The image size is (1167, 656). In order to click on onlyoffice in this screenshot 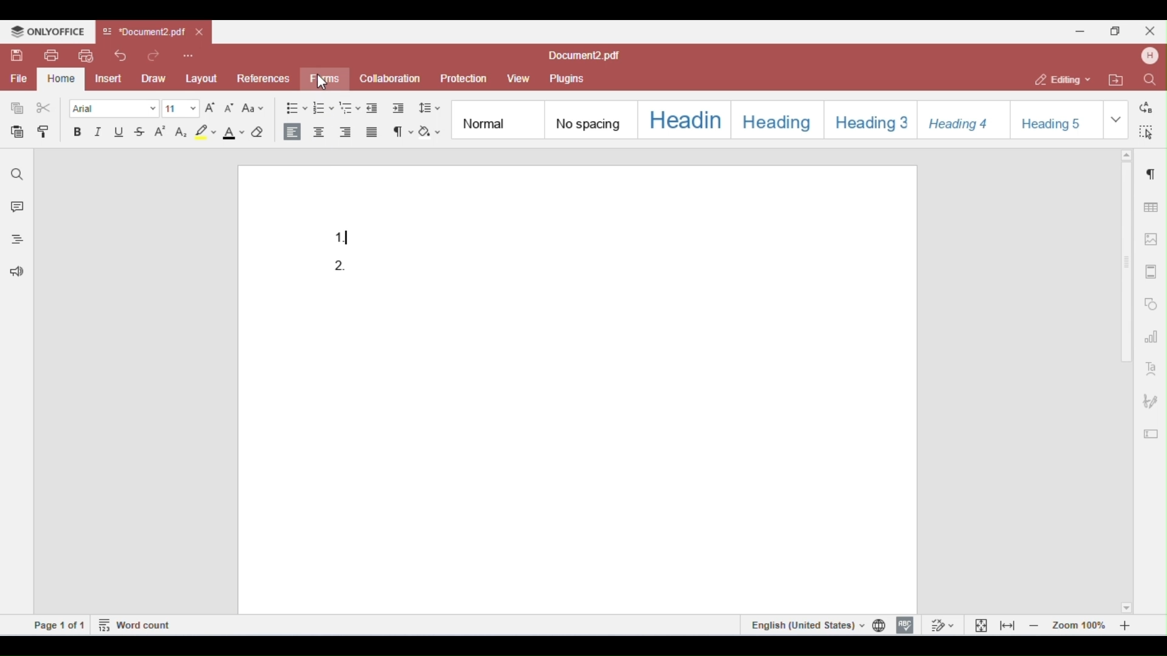, I will do `click(47, 32)`.